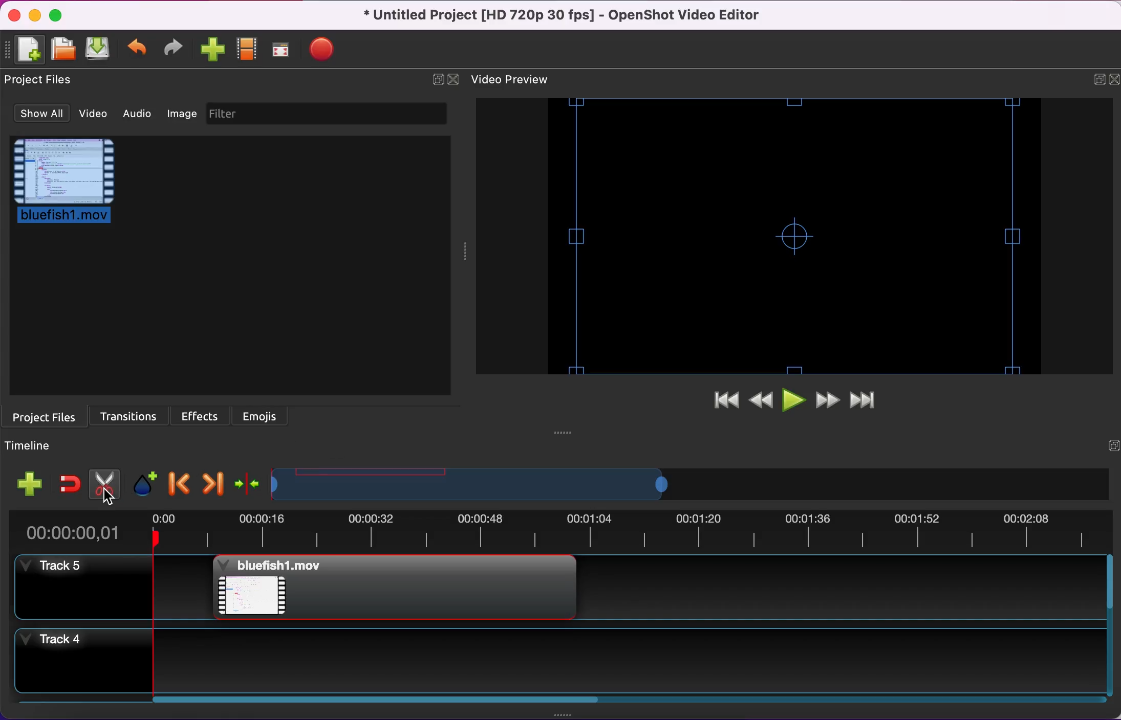 Image resolution: width=1121 pixels, height=720 pixels. Describe the element at coordinates (102, 482) in the screenshot. I see `cut` at that location.